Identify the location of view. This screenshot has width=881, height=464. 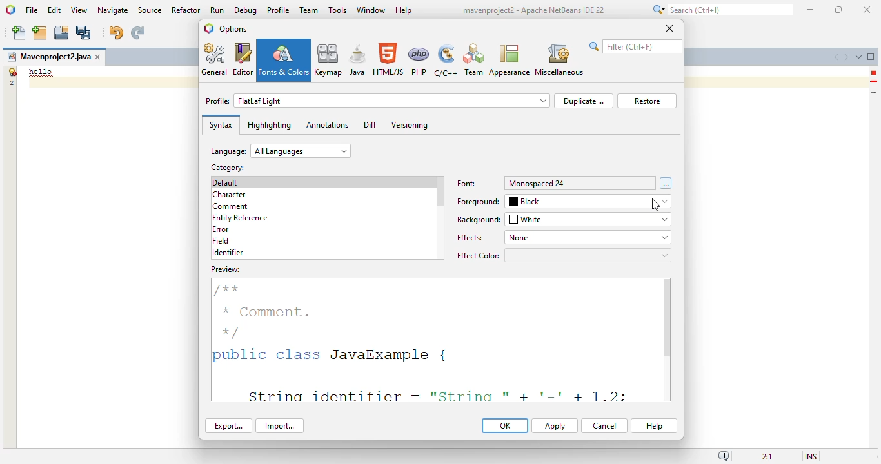
(79, 10).